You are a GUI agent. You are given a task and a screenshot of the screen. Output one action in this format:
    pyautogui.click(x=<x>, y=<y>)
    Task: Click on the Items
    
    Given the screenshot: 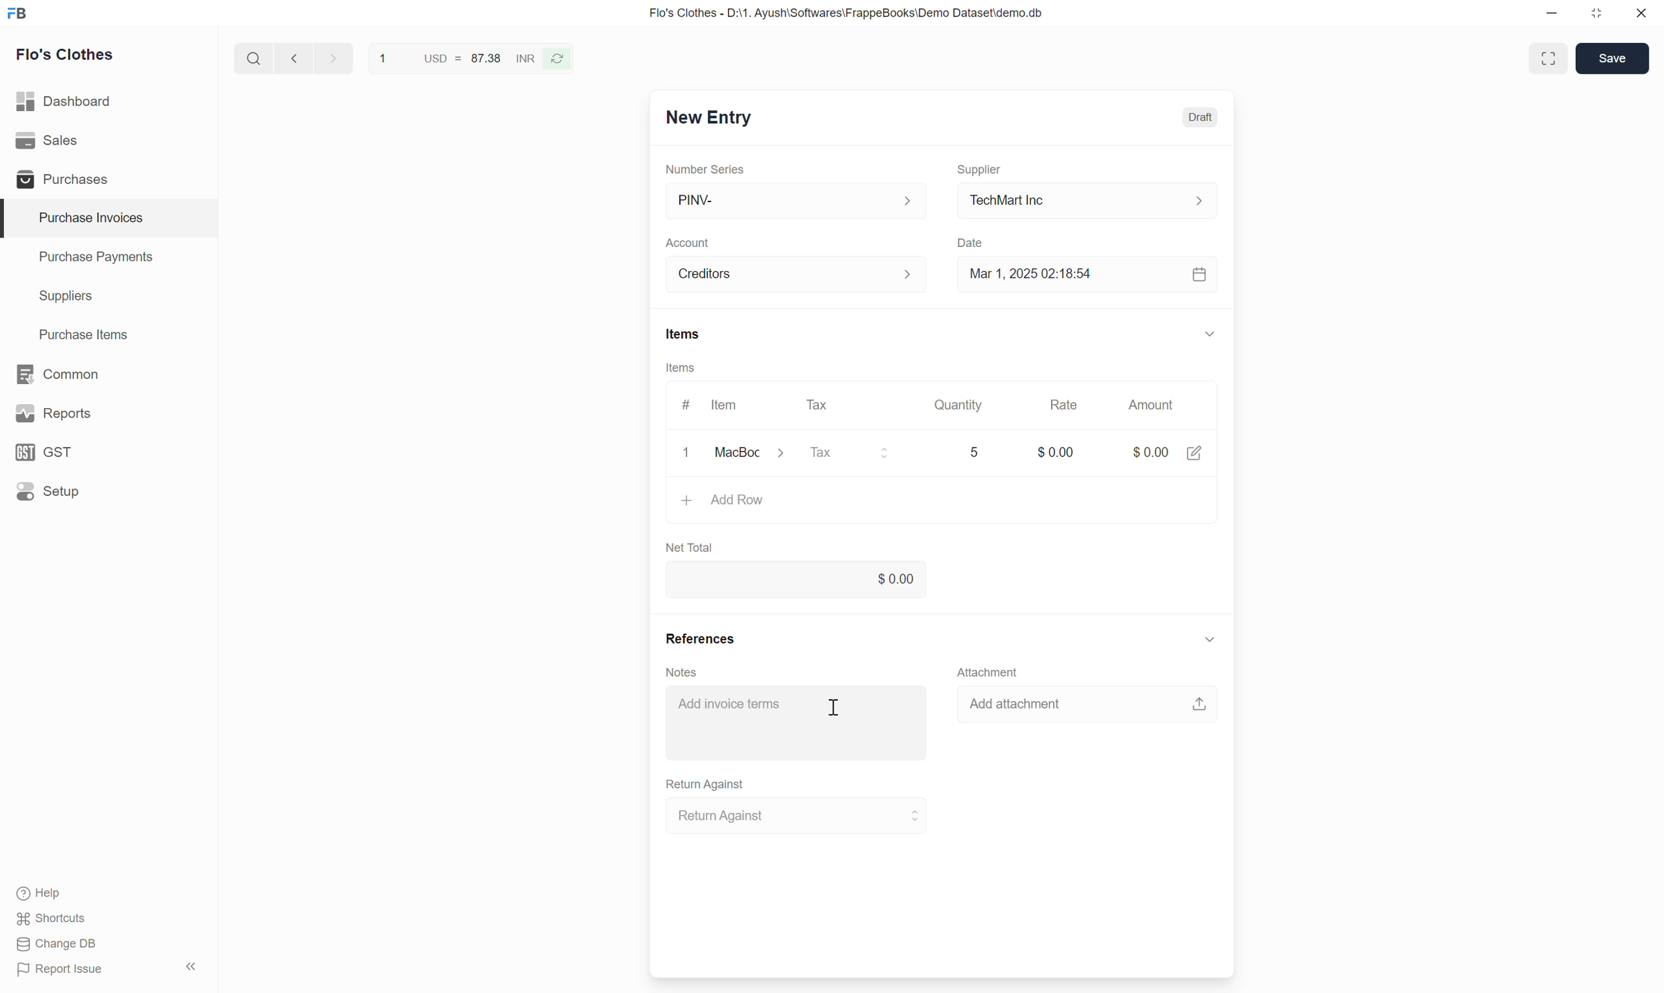 What is the action you would take?
    pyautogui.click(x=680, y=367)
    